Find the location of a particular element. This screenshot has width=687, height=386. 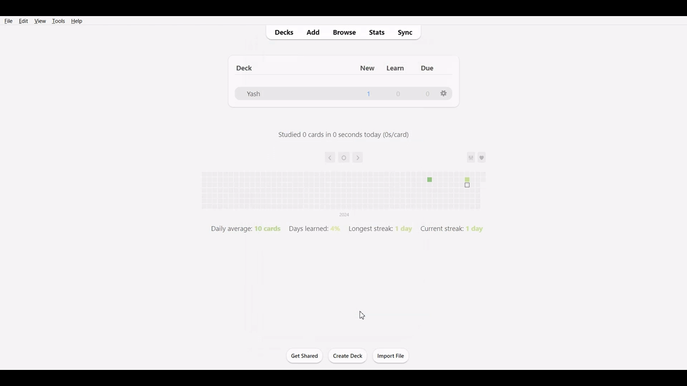

file revies is located at coordinates (337, 184).